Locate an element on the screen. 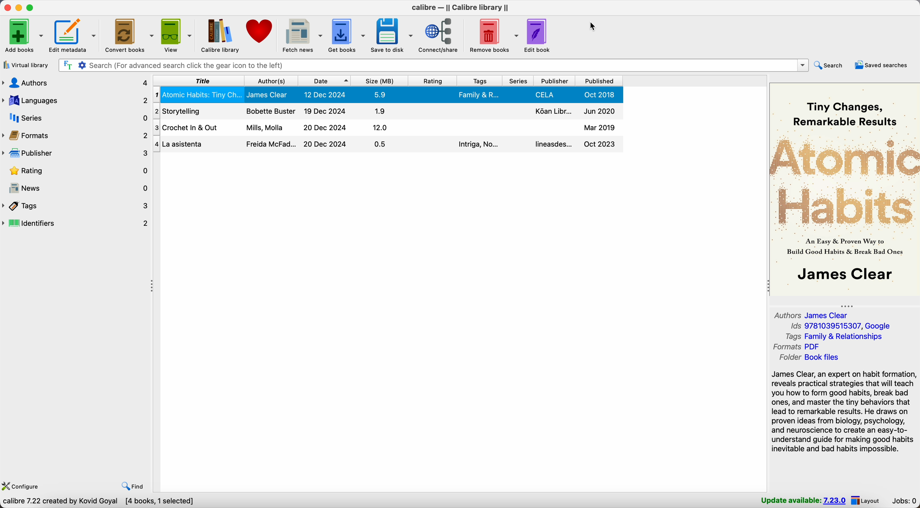  formats is located at coordinates (797, 346).